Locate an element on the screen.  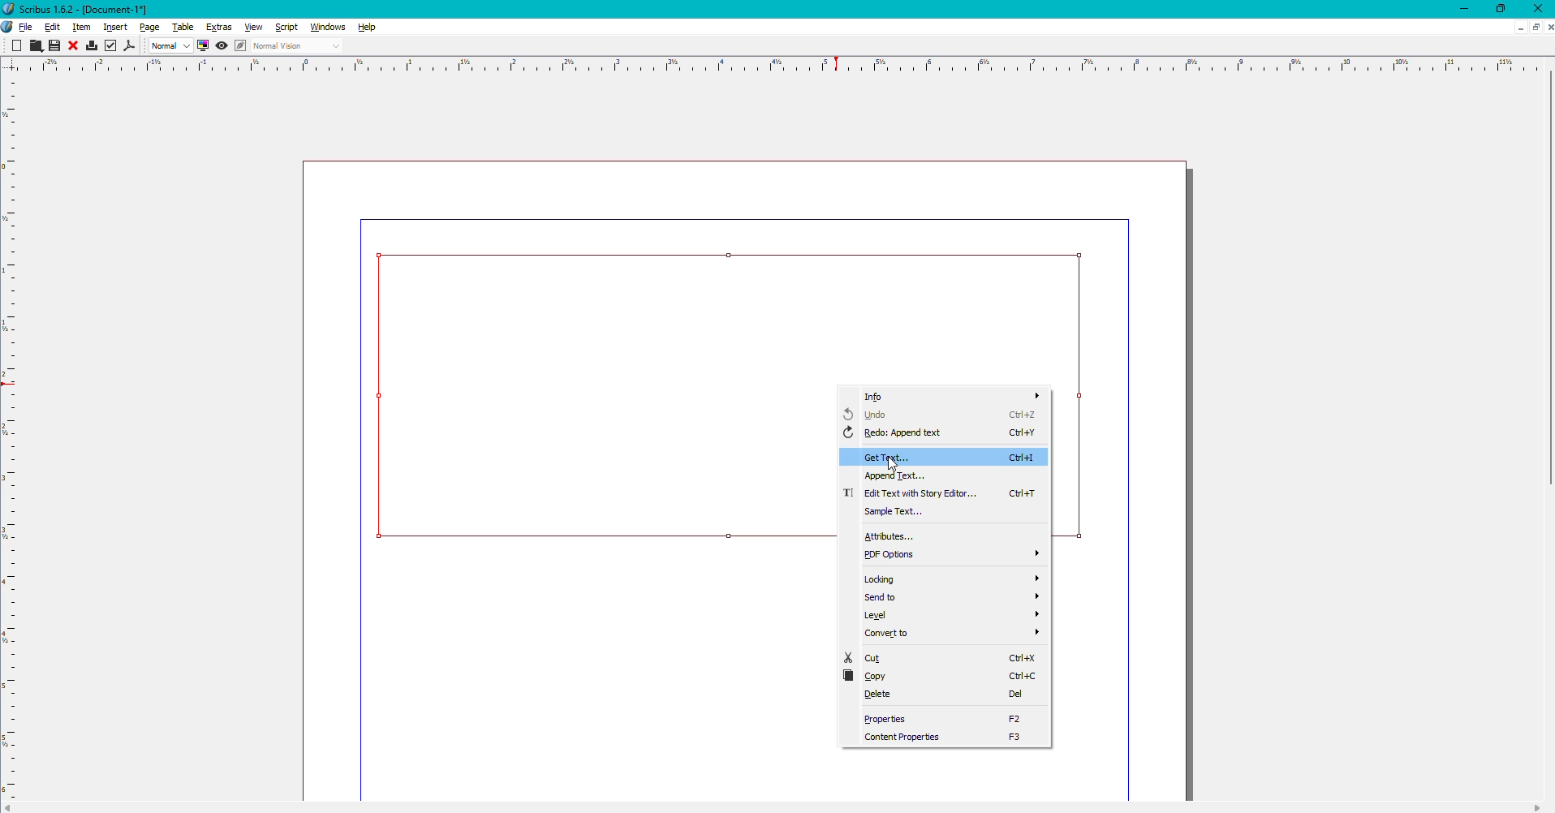
Normal is located at coordinates (169, 46).